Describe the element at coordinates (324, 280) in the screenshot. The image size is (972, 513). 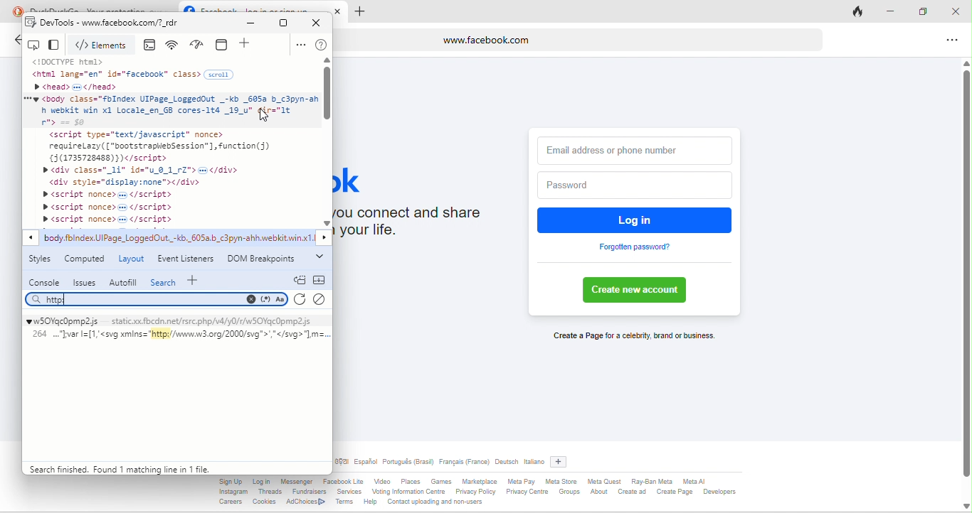
I see `collapse` at that location.